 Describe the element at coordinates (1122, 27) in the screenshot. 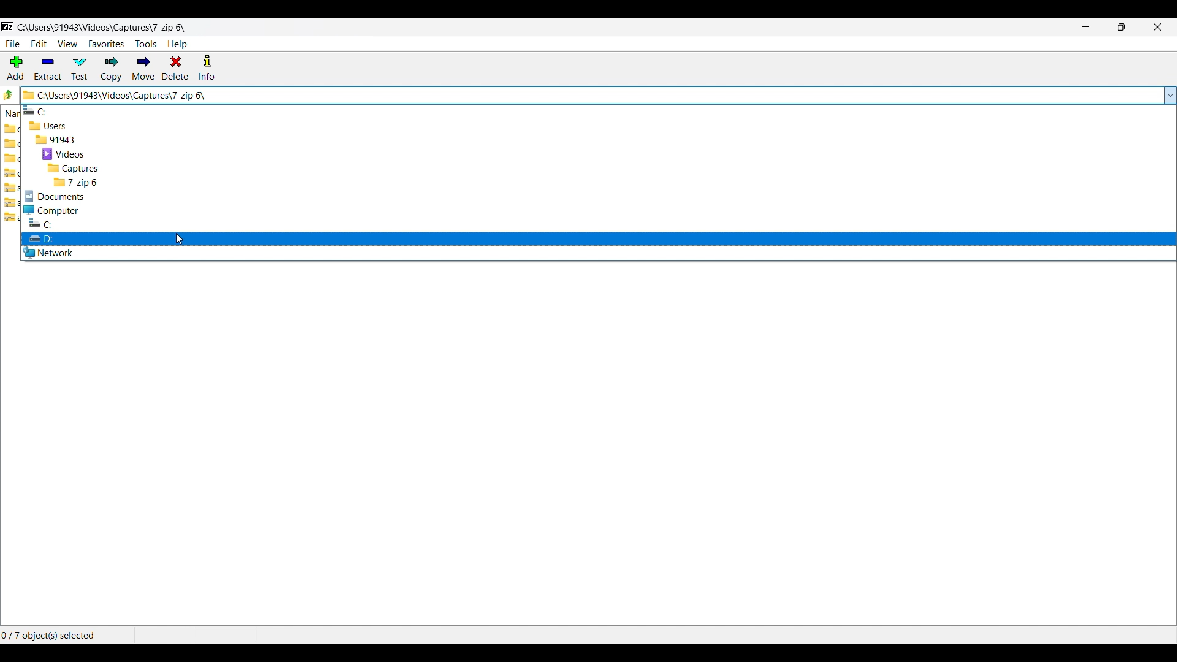

I see `Show interface in a smaller tab` at that location.